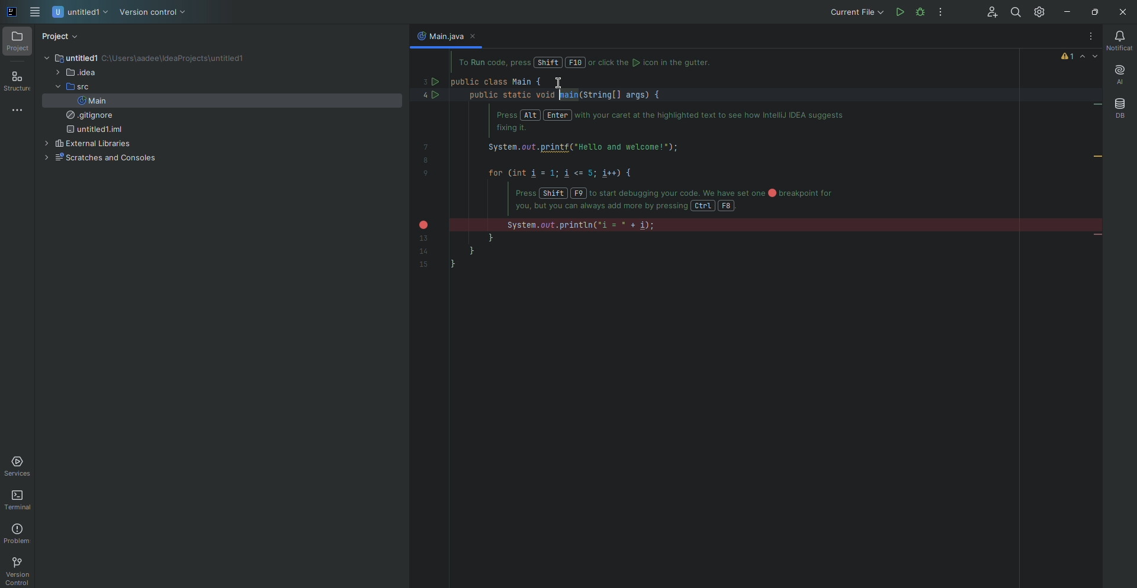 Image resolution: width=1137 pixels, height=588 pixels. I want to click on Untitled 1, so click(81, 13).